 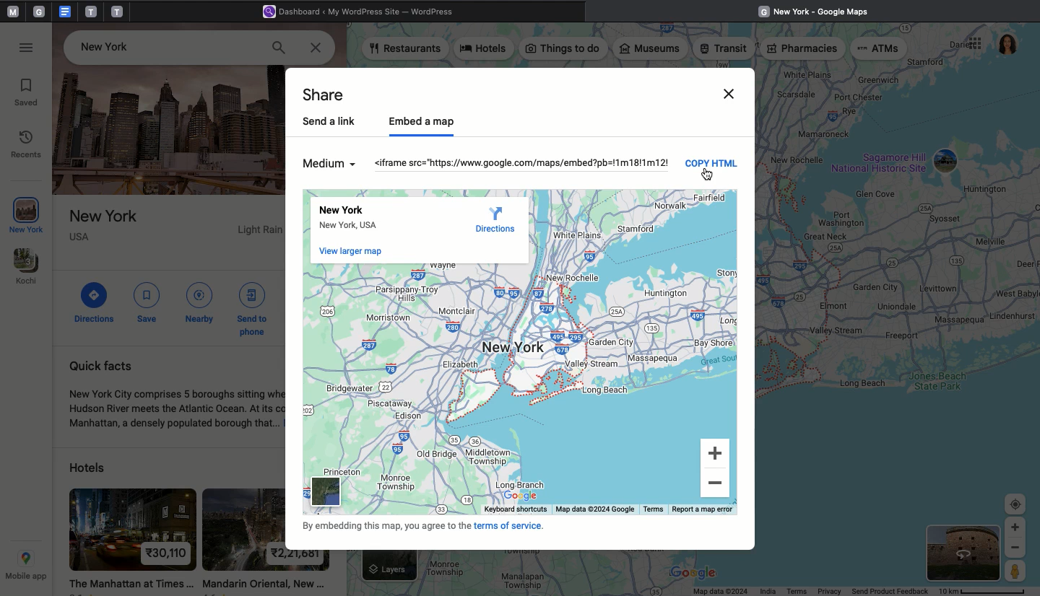 What do you see at coordinates (118, 11) in the screenshot?
I see `tab` at bounding box center [118, 11].